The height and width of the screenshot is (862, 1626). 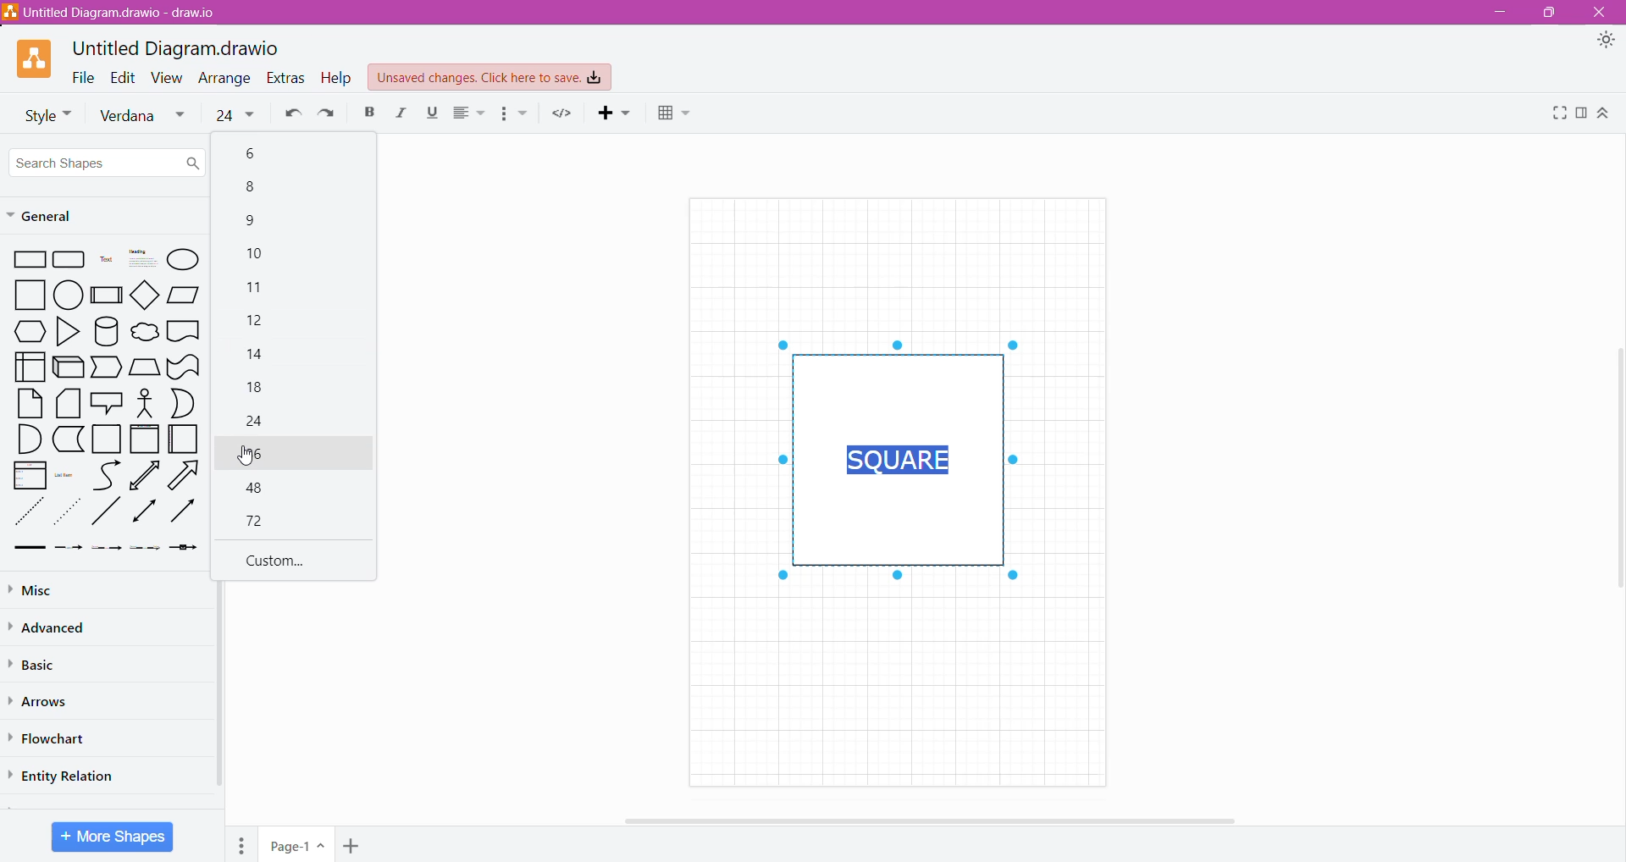 I want to click on Square , so click(x=107, y=439).